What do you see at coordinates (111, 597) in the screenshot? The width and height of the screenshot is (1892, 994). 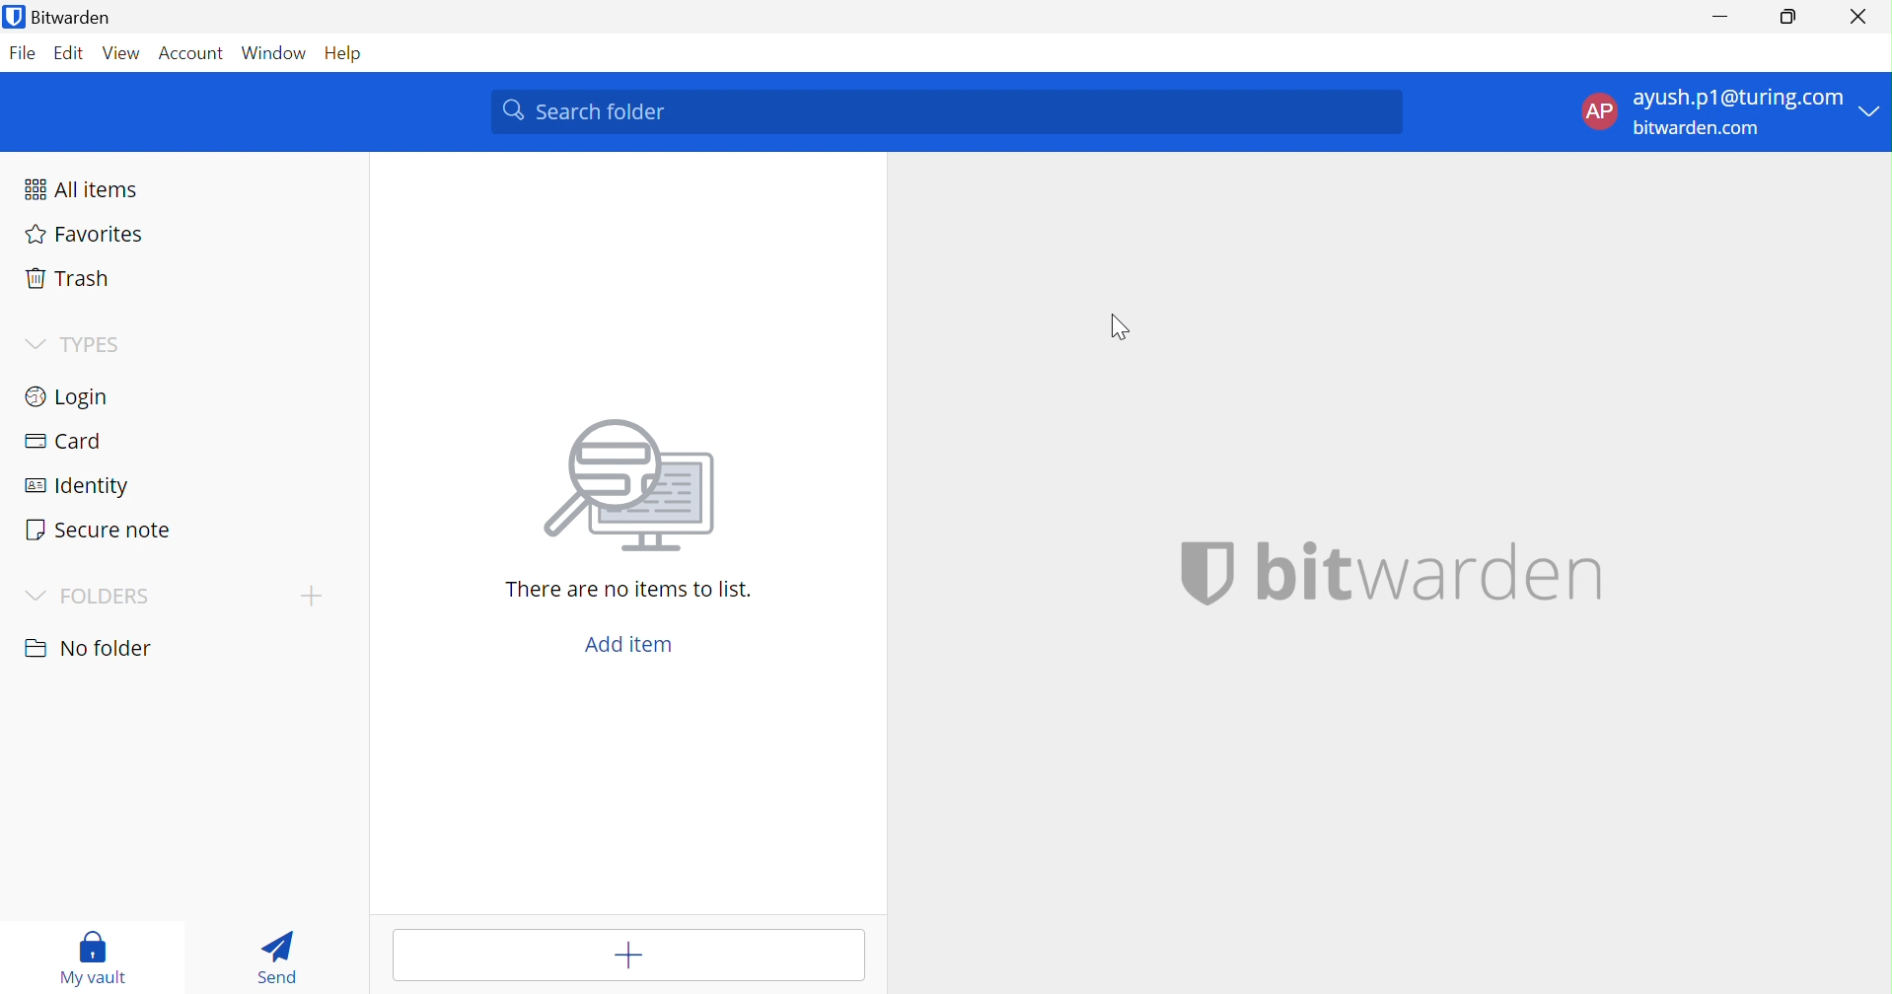 I see `FOLDERS` at bounding box center [111, 597].